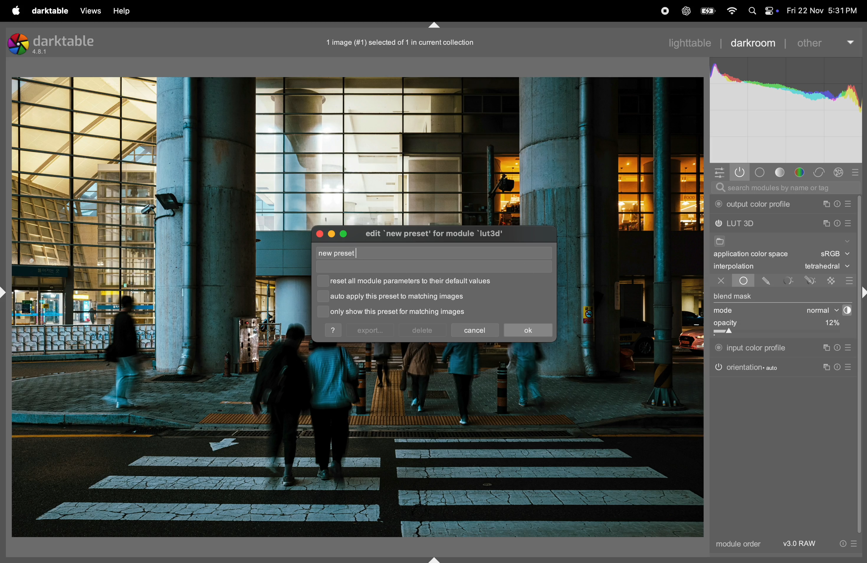 The image size is (867, 563). I want to click on reset parameters, so click(841, 366).